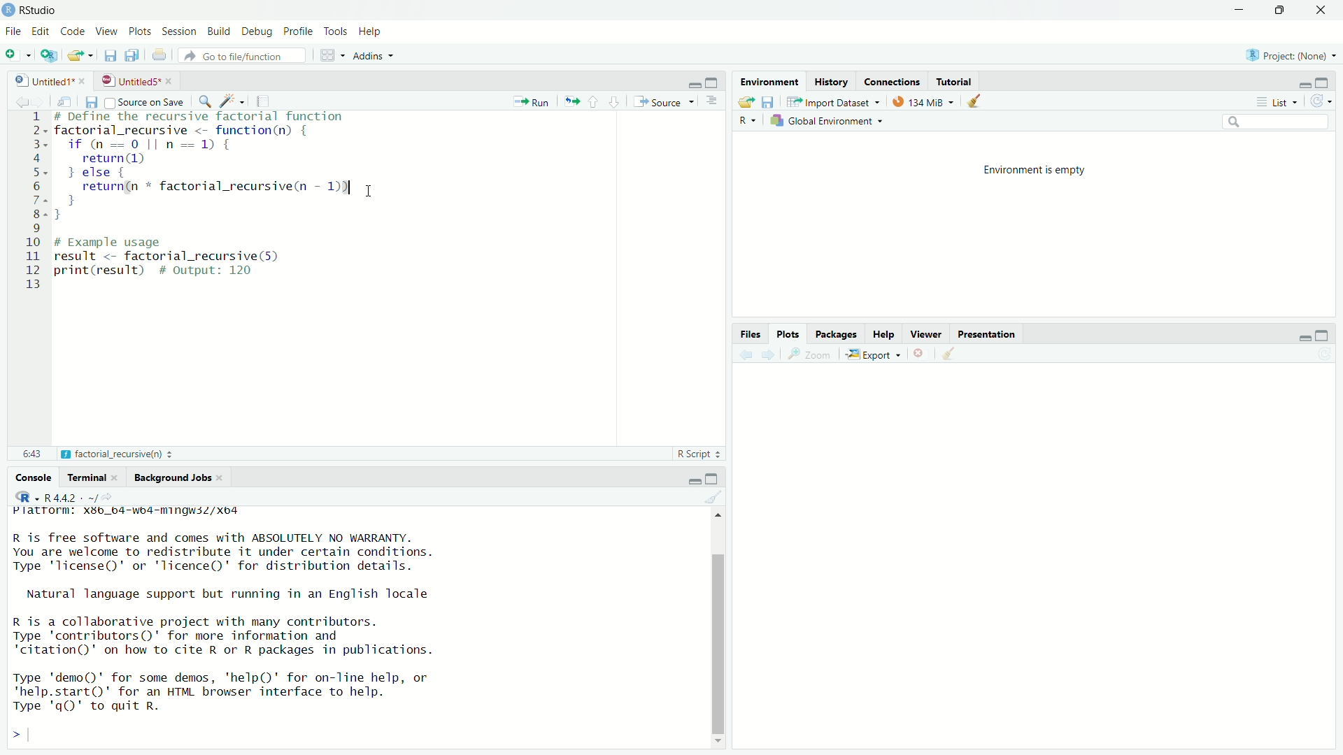 The height and width of the screenshot is (755, 1343). Describe the element at coordinates (95, 477) in the screenshot. I see `Terminal` at that location.